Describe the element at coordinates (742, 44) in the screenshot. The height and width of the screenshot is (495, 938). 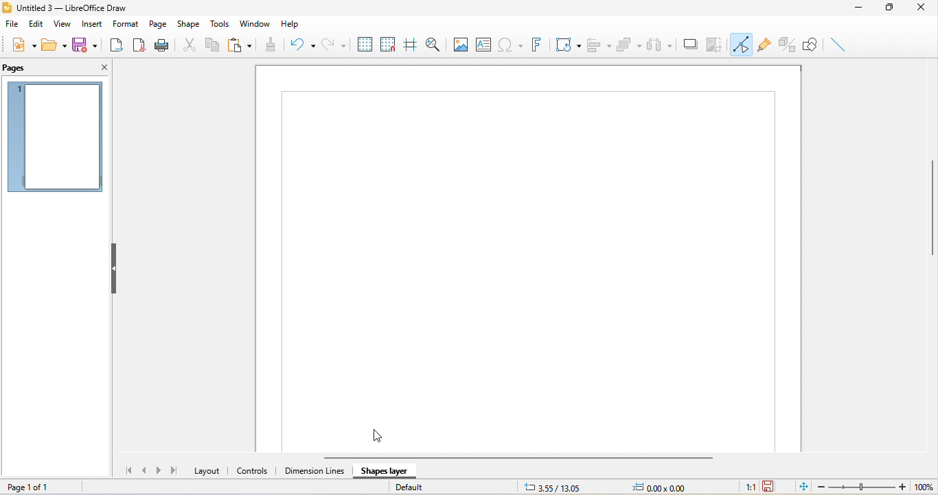
I see `toggle point edit mode` at that location.